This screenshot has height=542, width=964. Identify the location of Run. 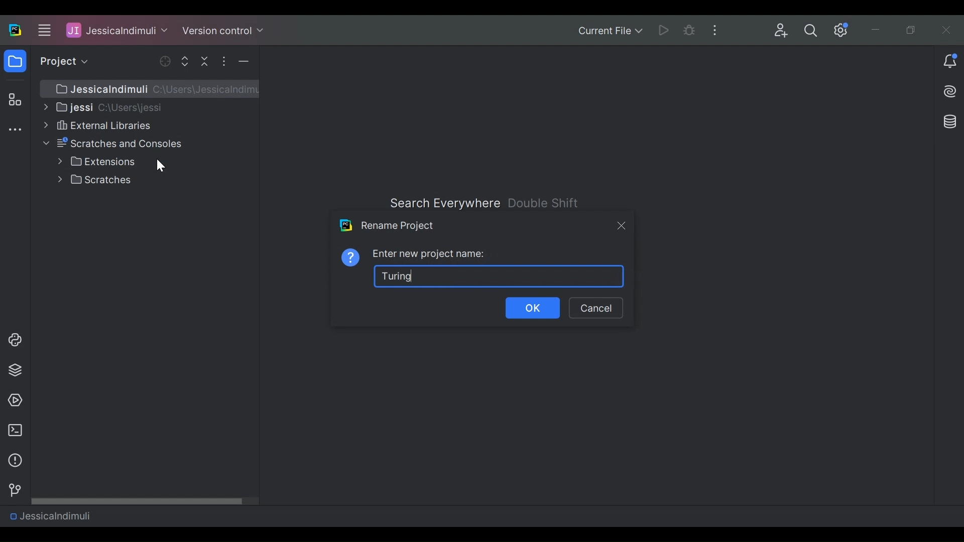
(665, 30).